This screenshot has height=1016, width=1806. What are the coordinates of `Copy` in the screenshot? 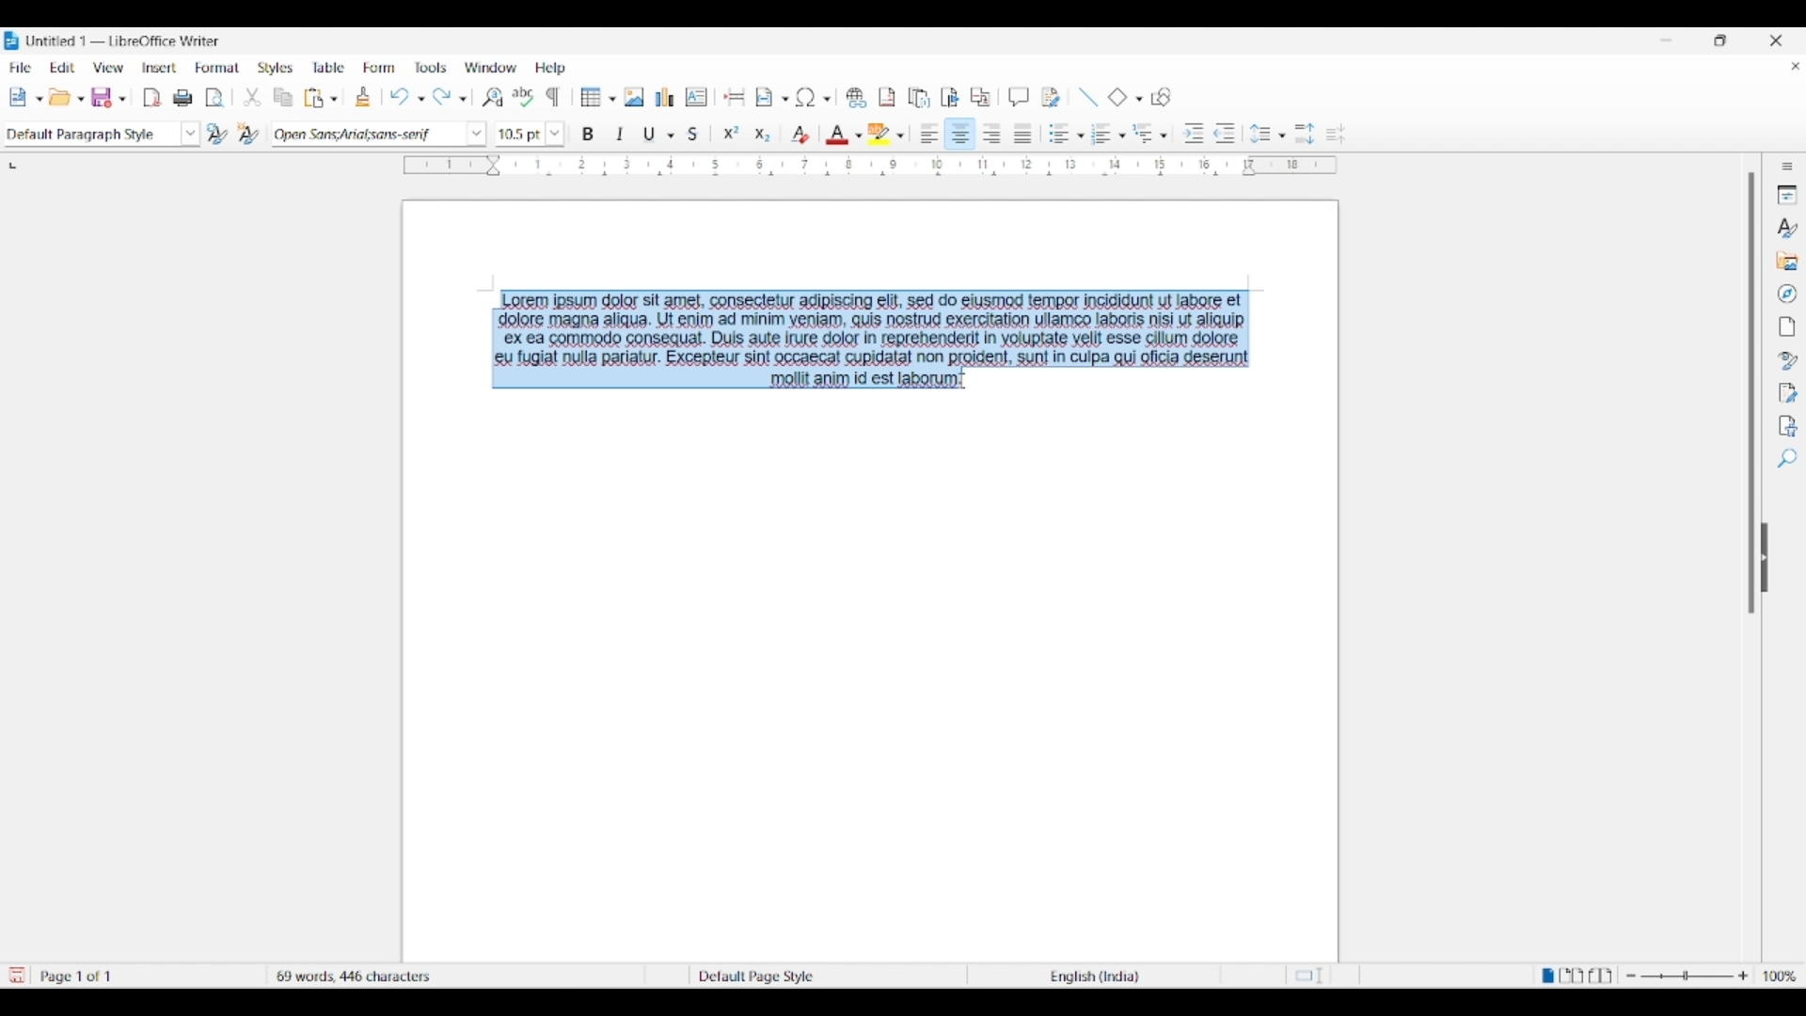 It's located at (283, 97).